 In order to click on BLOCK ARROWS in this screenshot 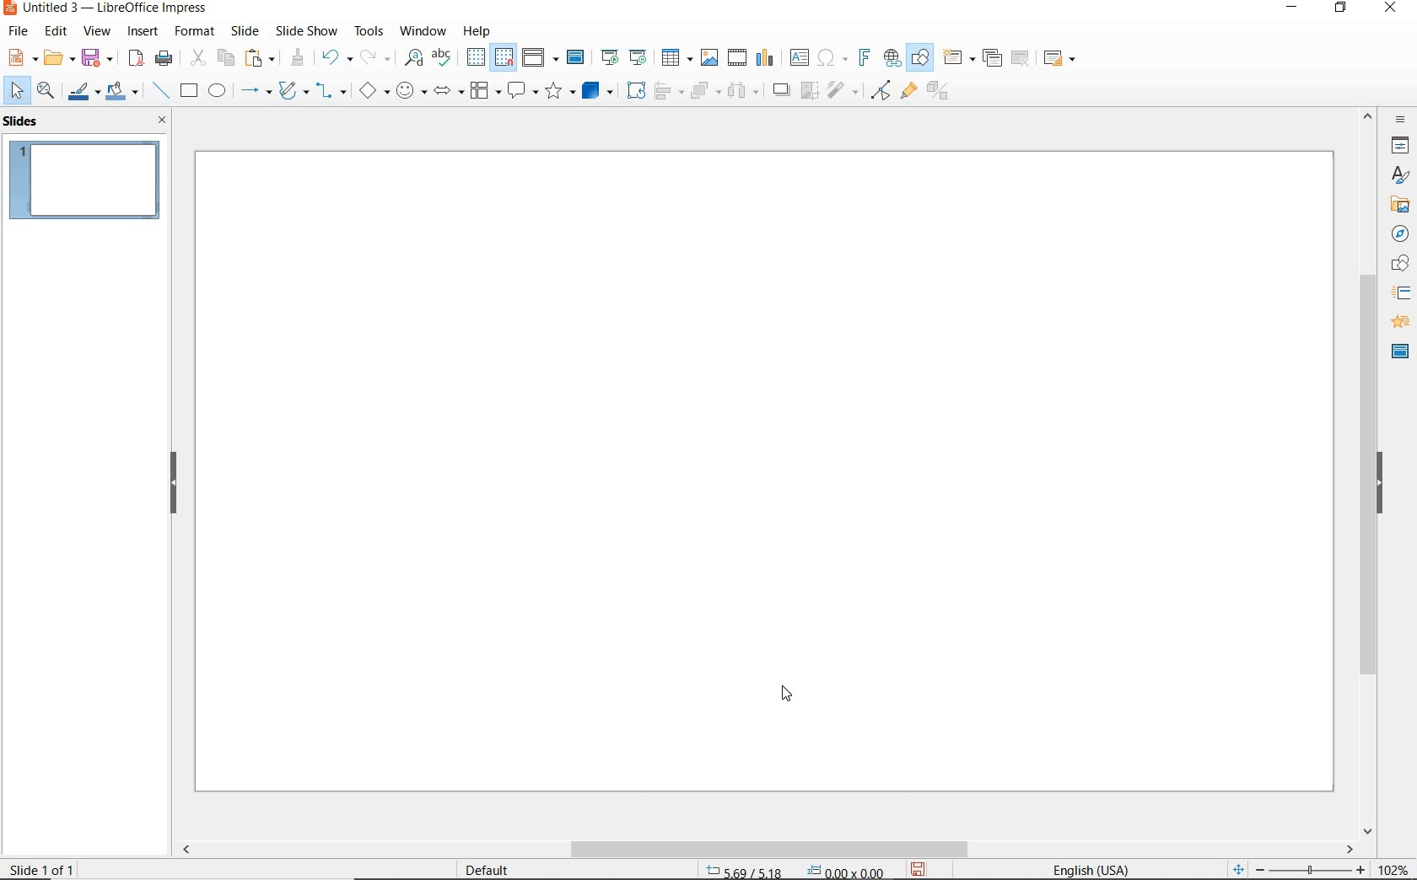, I will do `click(449, 89)`.